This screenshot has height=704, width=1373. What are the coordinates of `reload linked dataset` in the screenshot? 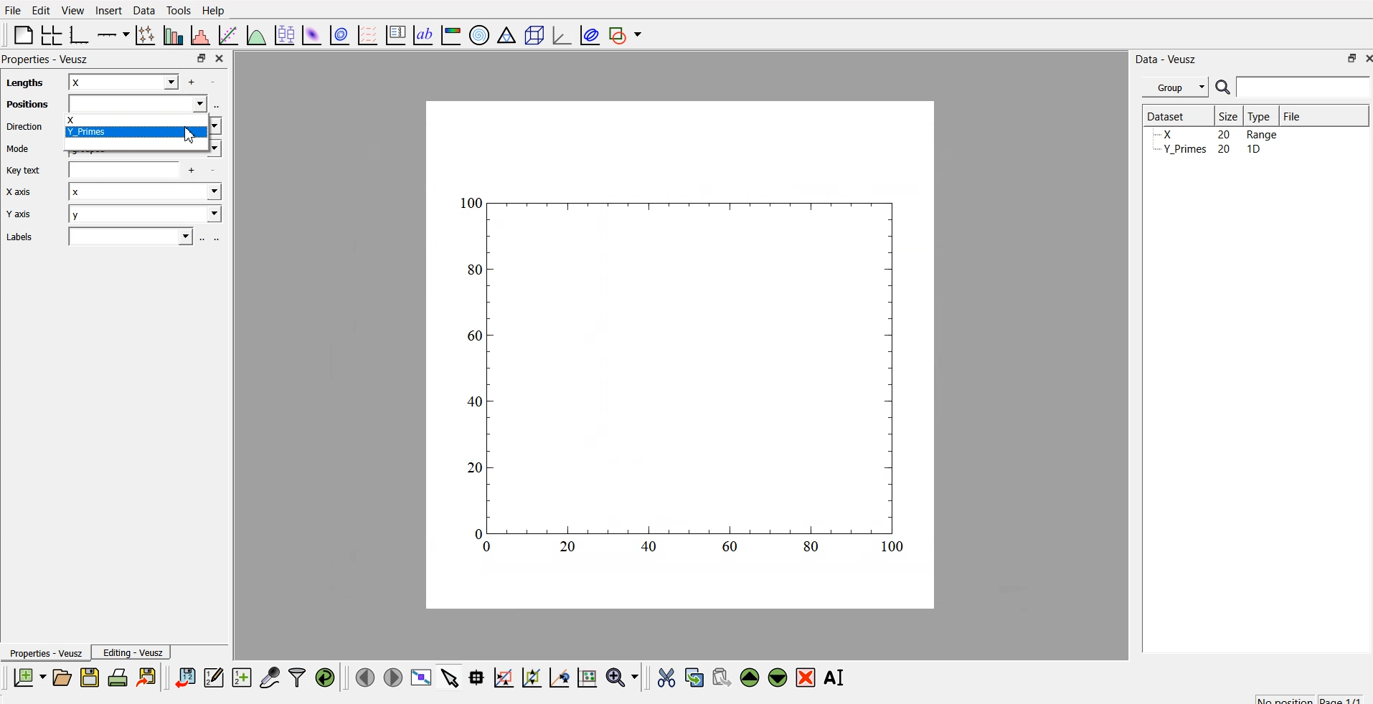 It's located at (325, 675).